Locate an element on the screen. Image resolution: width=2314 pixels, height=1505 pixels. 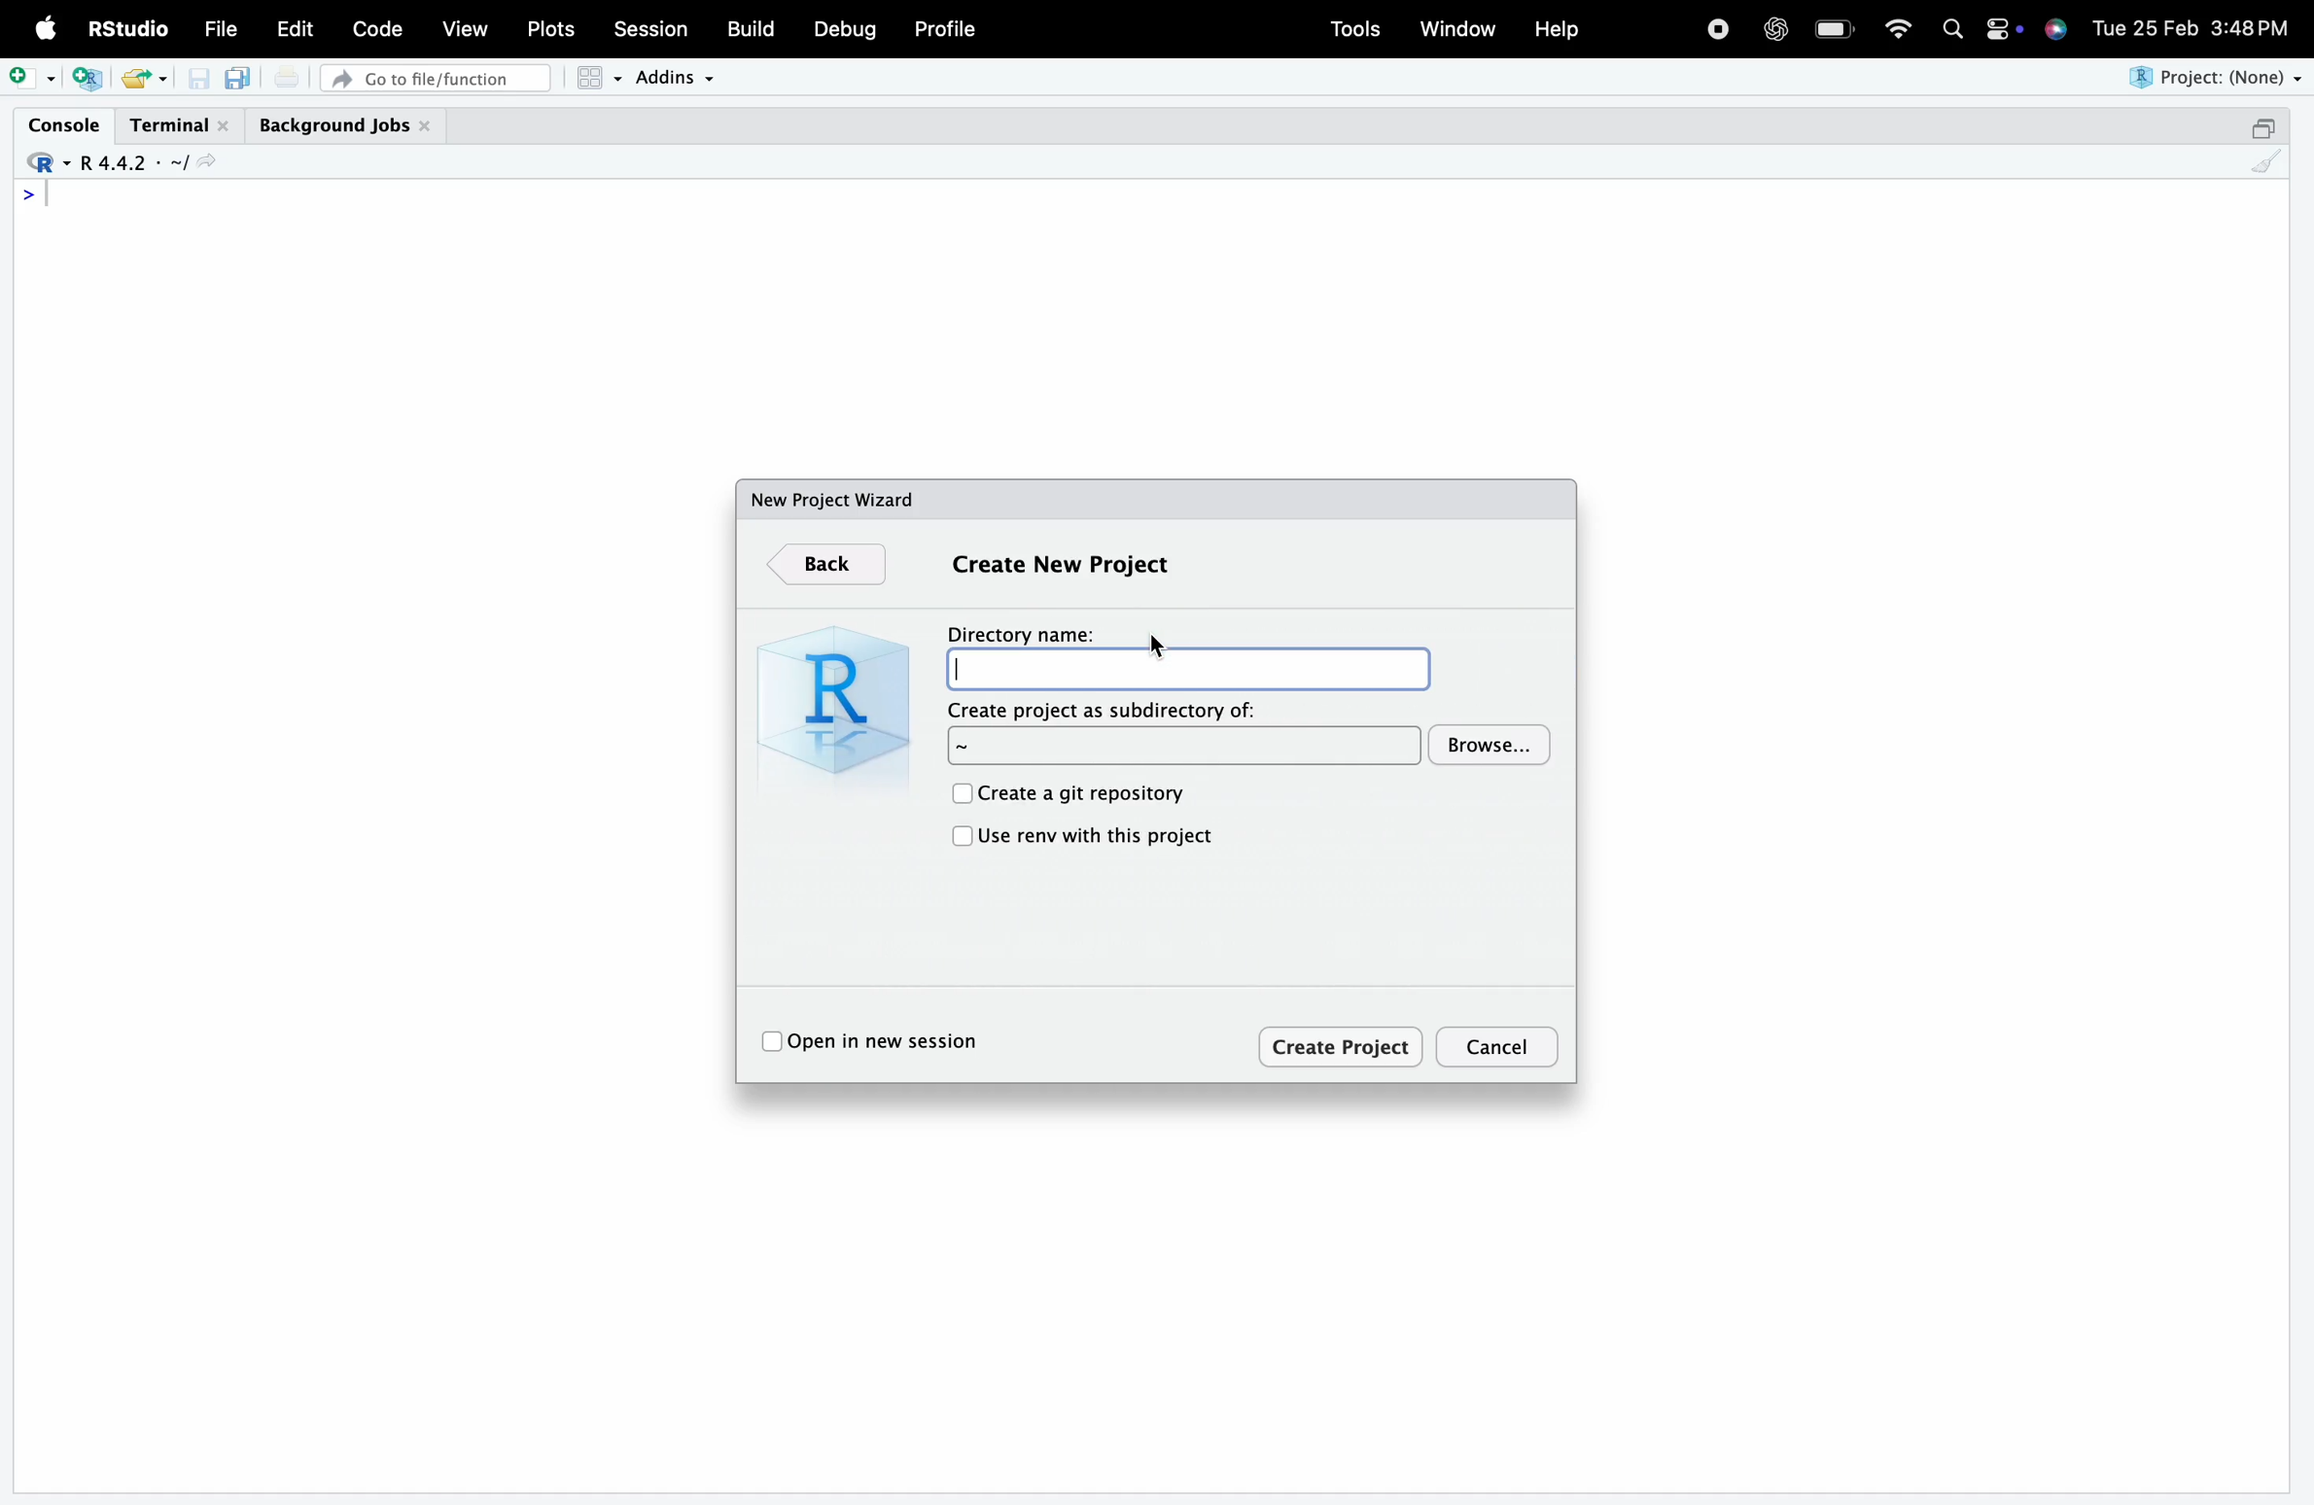
Console is located at coordinates (63, 124).